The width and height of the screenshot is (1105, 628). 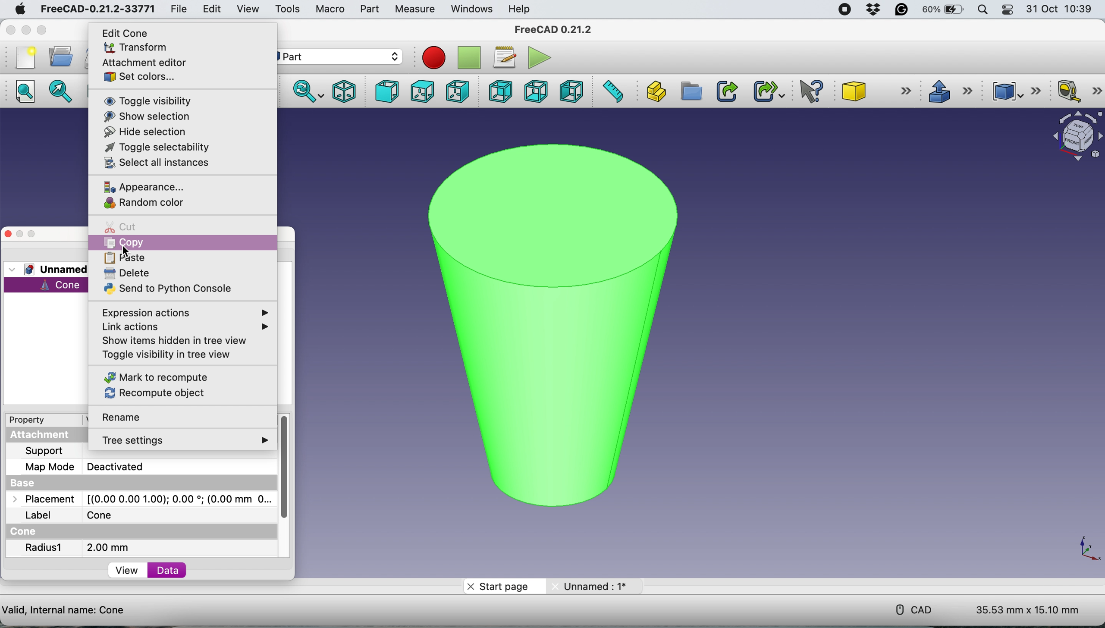 I want to click on fit all, so click(x=28, y=94).